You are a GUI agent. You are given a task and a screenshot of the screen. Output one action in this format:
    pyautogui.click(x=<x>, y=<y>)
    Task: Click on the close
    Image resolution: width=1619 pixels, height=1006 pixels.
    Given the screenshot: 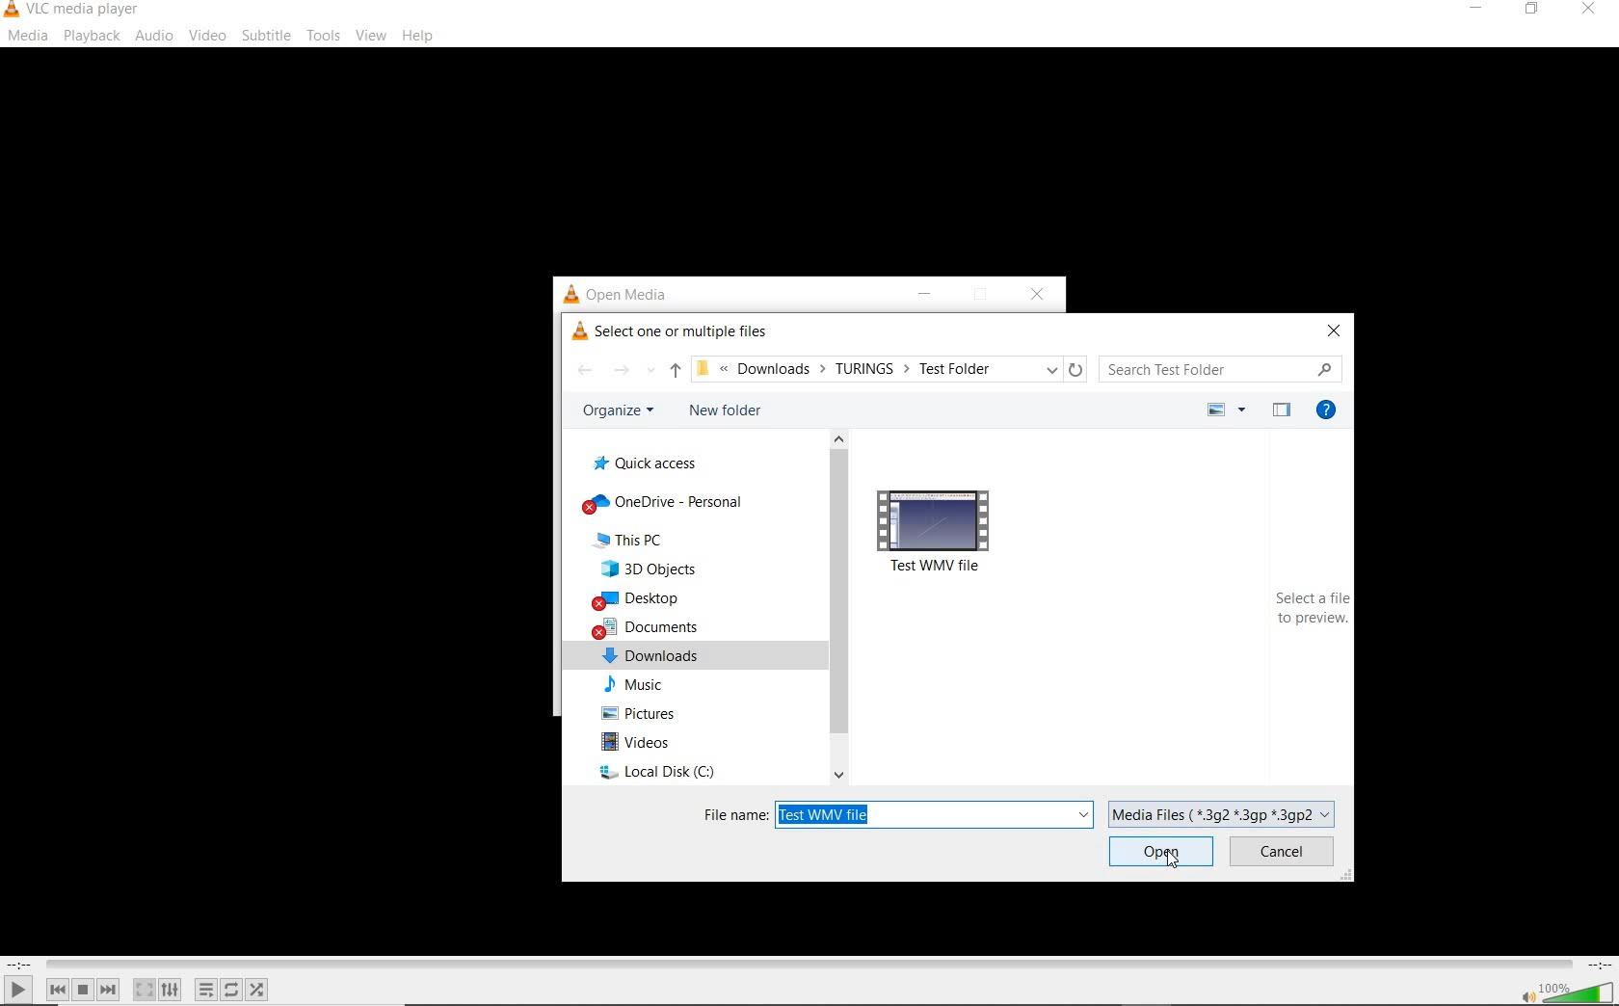 What is the action you would take?
    pyautogui.click(x=1035, y=295)
    